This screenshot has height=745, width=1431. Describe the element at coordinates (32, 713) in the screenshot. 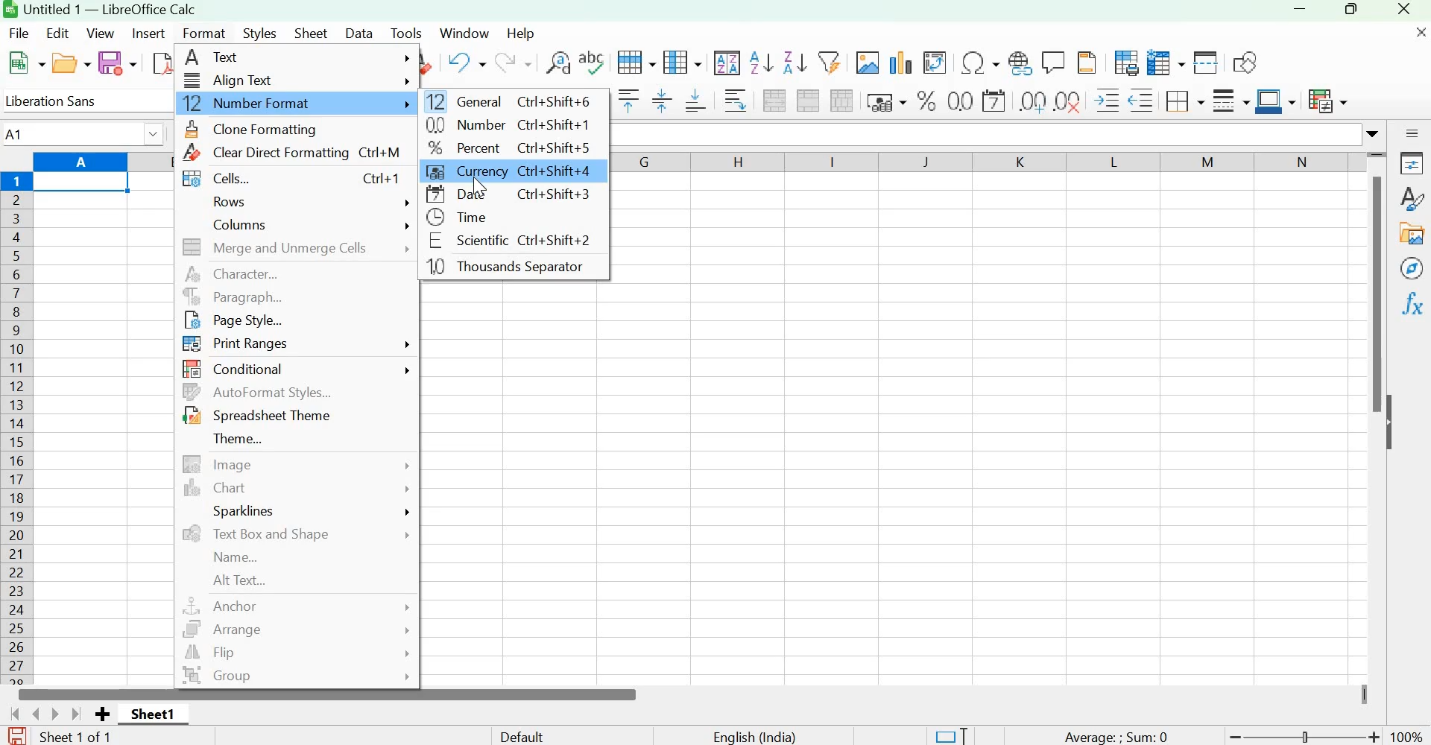

I see `Scroll to previous sheet` at that location.